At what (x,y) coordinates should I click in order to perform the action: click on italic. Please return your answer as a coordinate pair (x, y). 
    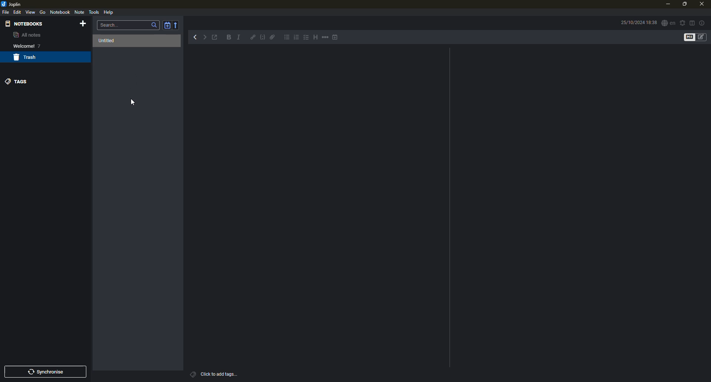
    Looking at the image, I should click on (240, 38).